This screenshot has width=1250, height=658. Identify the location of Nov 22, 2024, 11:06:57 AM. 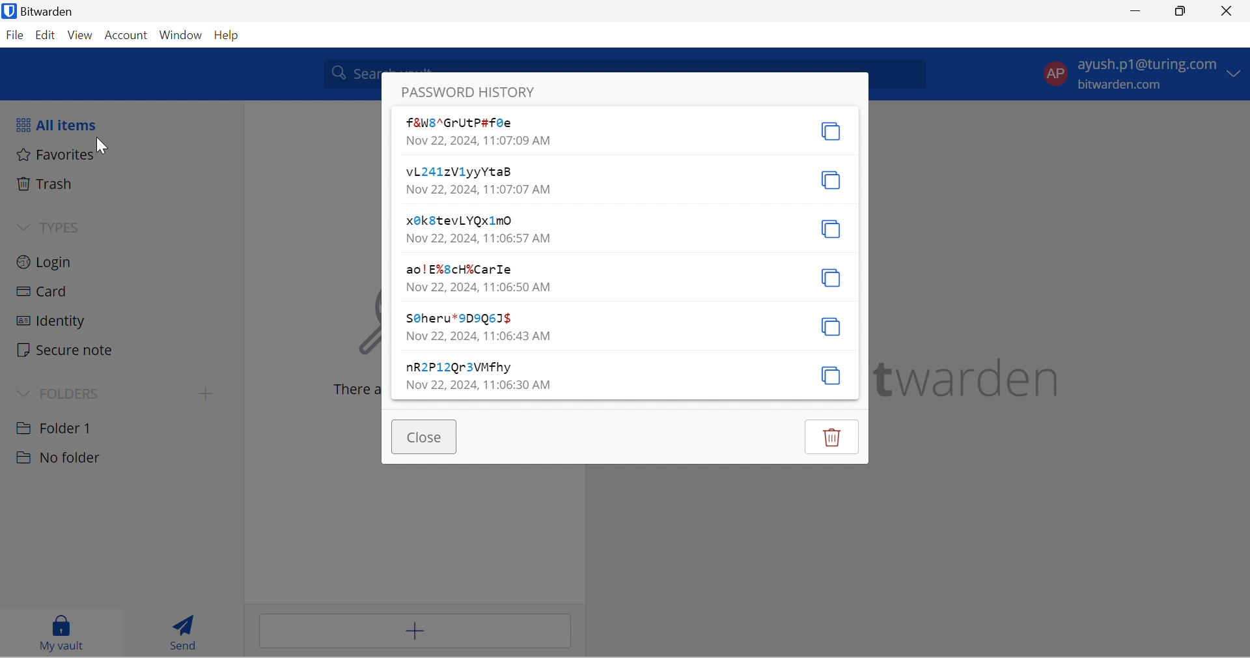
(477, 238).